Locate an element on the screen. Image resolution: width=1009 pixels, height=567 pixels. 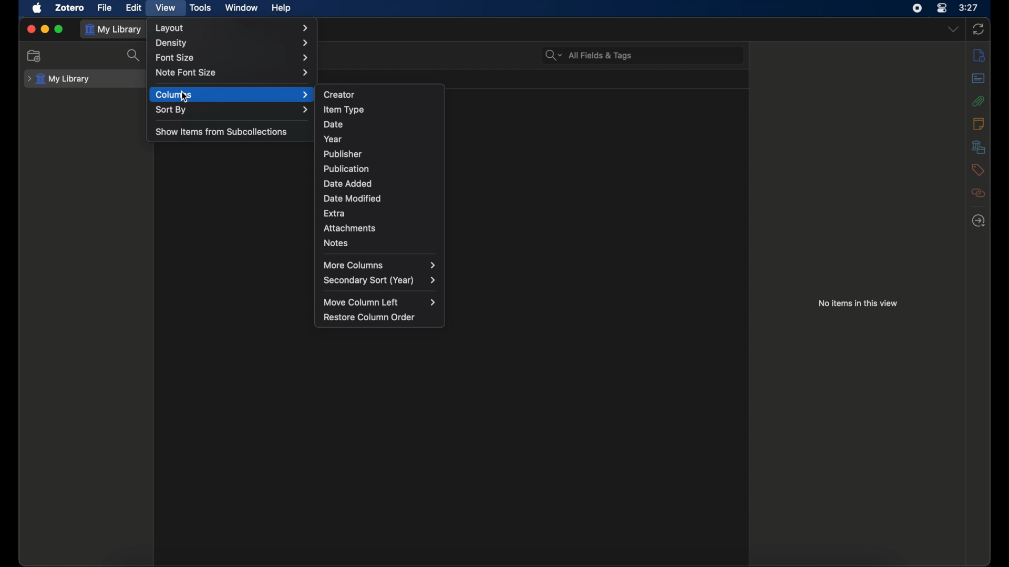
creator is located at coordinates (339, 94).